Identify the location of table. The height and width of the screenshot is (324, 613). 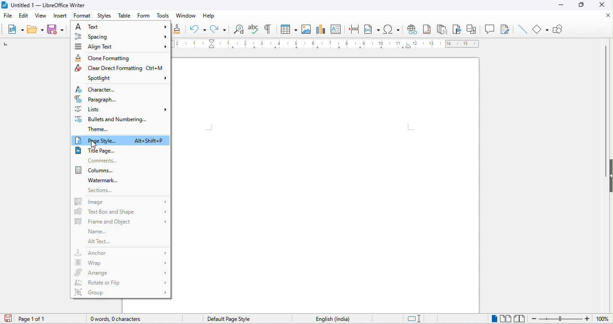
(125, 17).